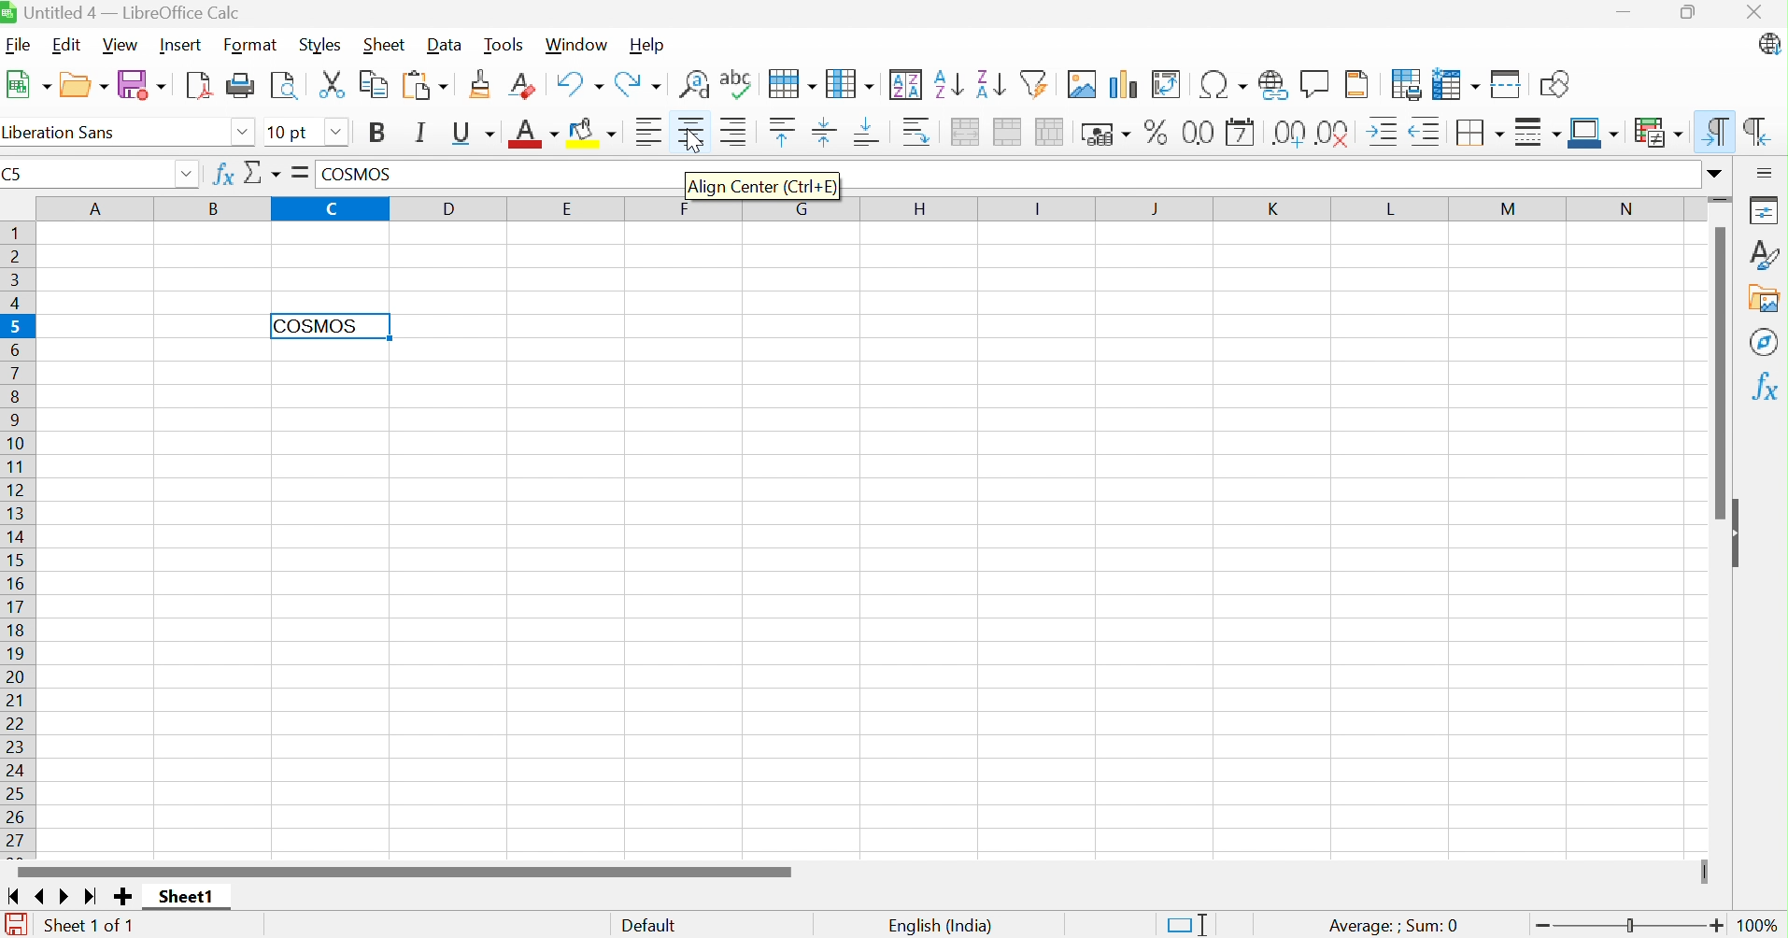 This screenshot has height=938, width=1788. Describe the element at coordinates (320, 45) in the screenshot. I see `Styles` at that location.